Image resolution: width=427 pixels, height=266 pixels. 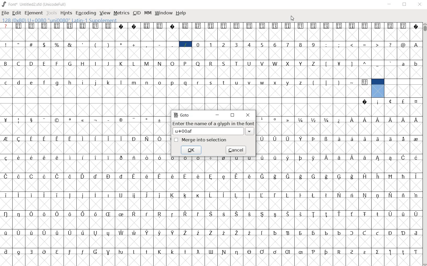 What do you see at coordinates (45, 26) in the screenshot?
I see `Symbol` at bounding box center [45, 26].